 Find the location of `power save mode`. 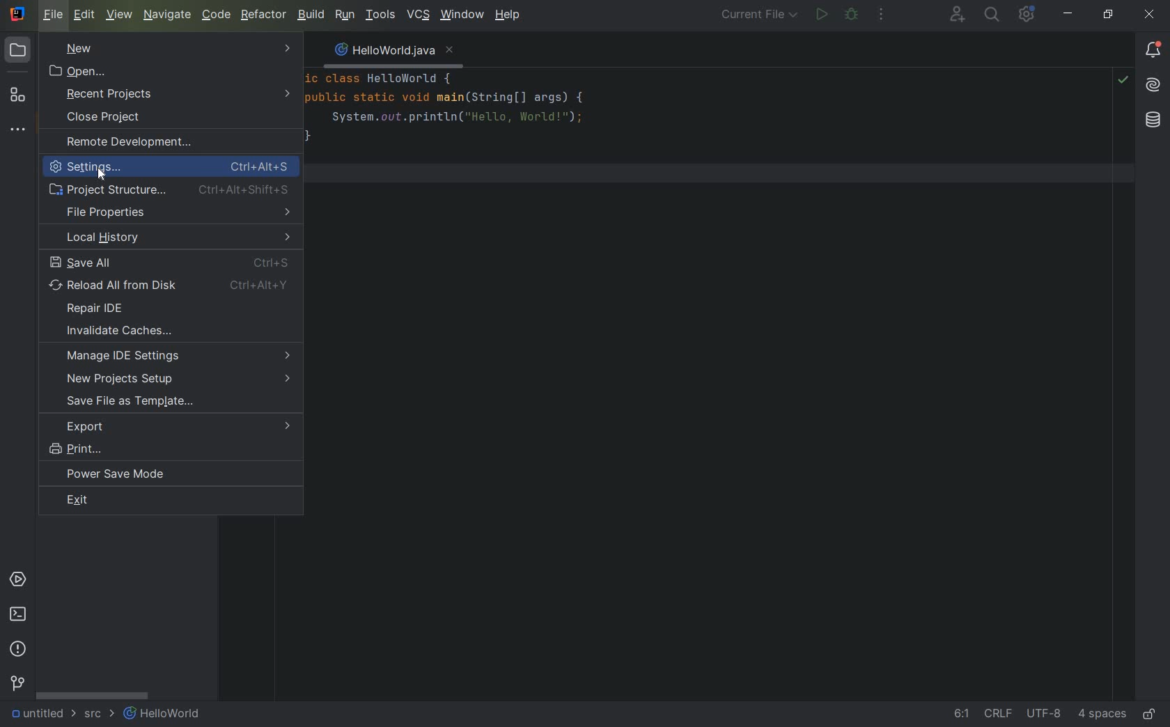

power save mode is located at coordinates (125, 475).